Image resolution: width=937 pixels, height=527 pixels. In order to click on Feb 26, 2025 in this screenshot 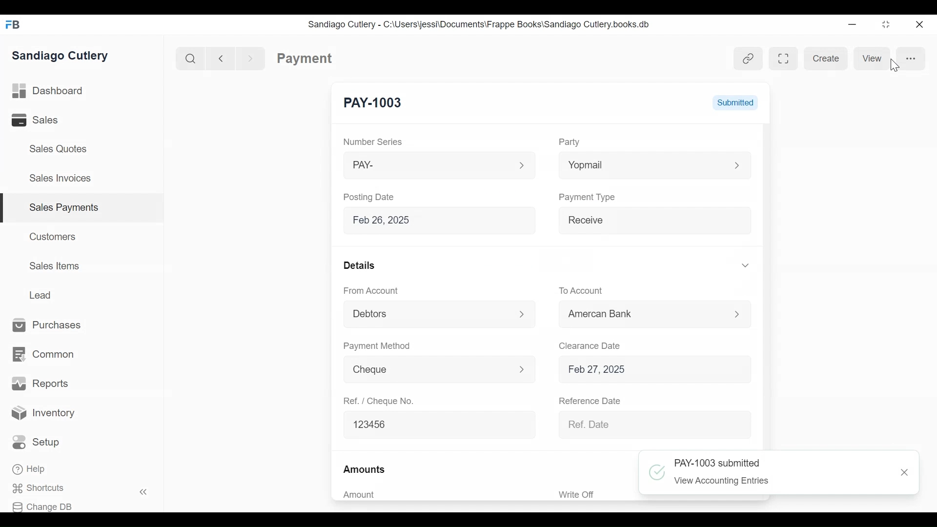, I will do `click(440, 221)`.